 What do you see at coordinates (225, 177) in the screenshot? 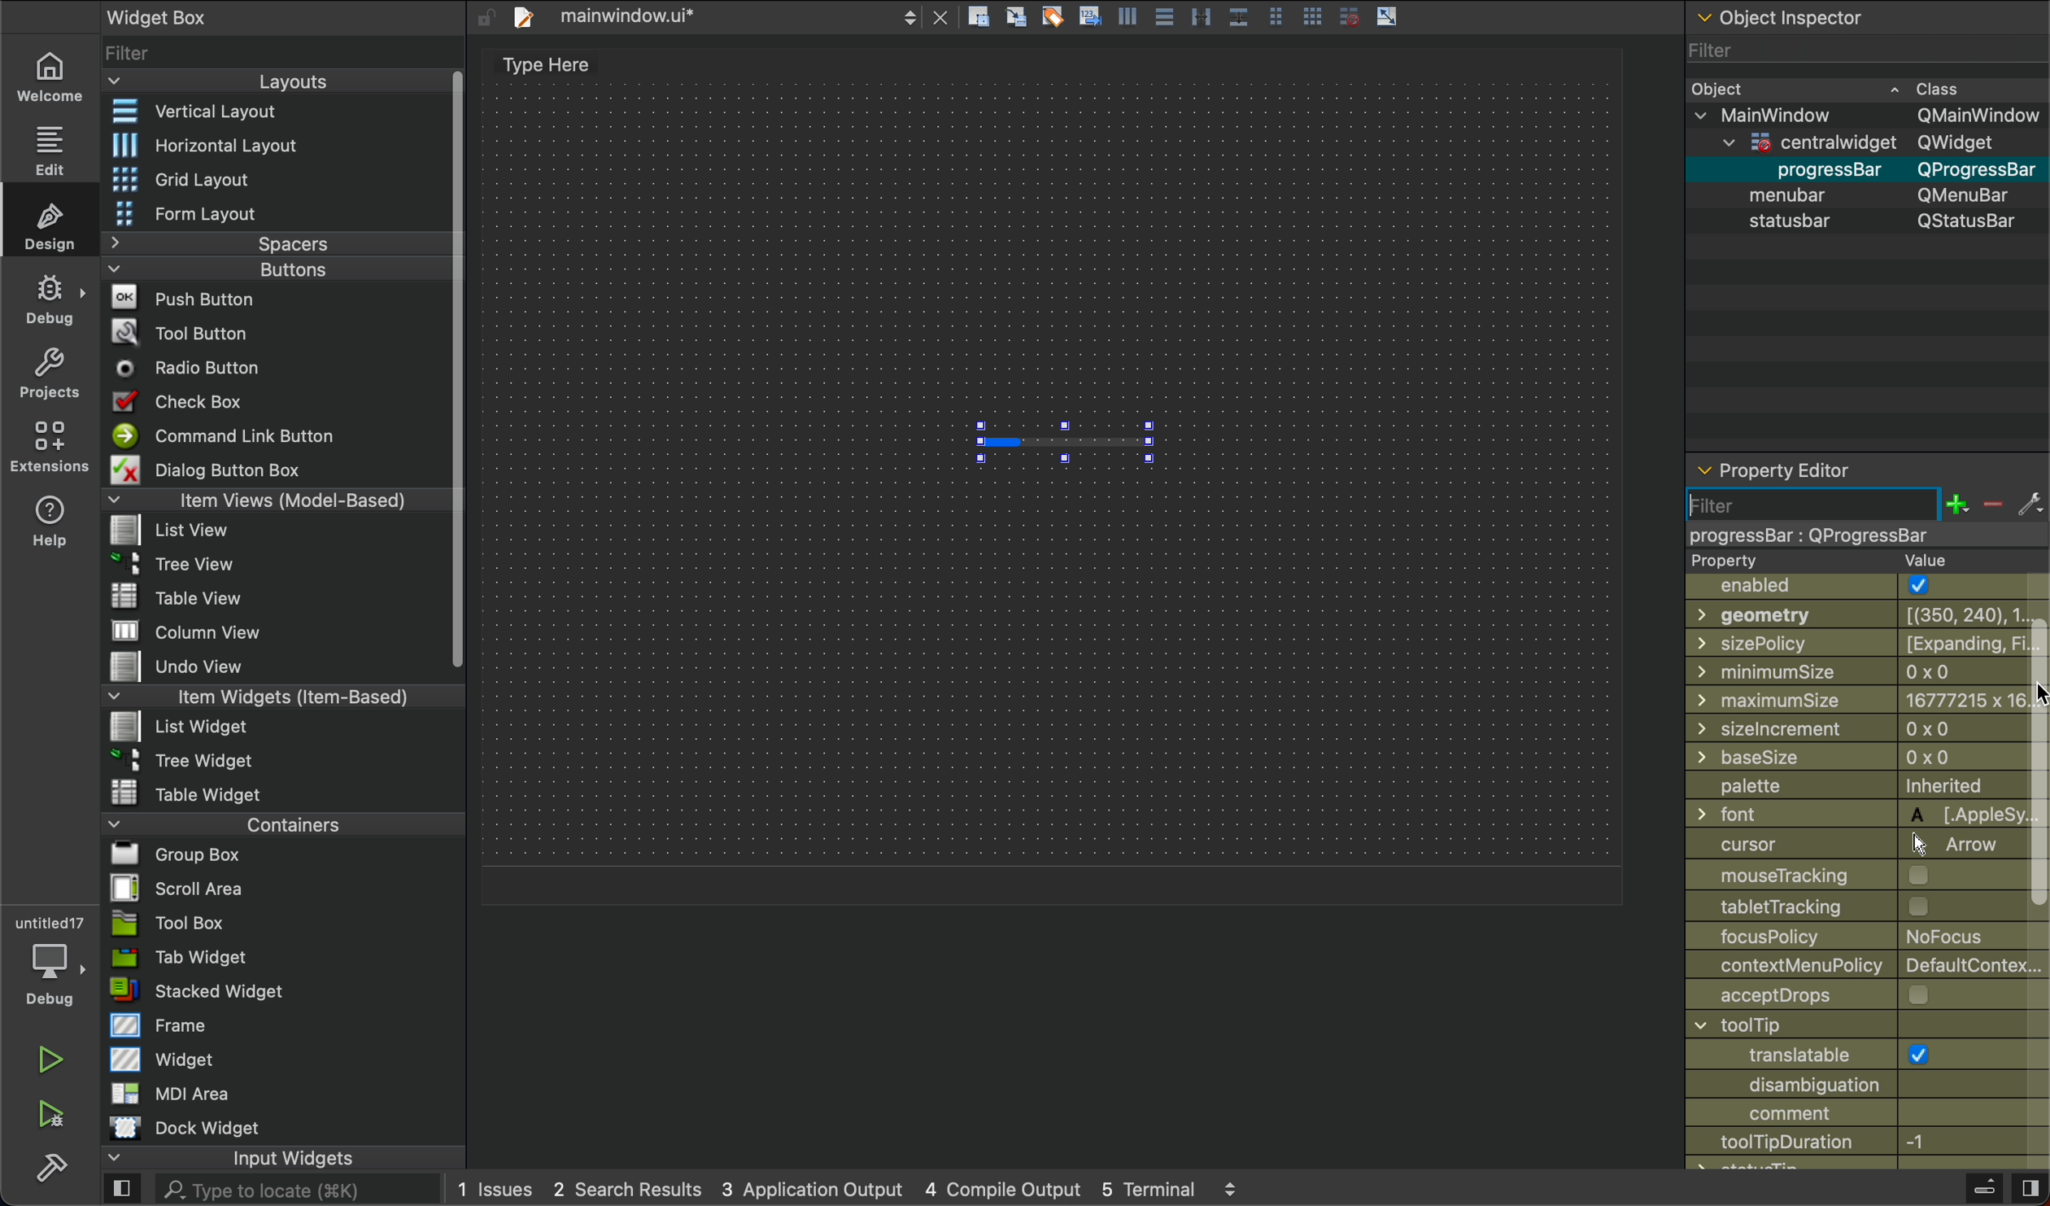
I see `Grid Layout` at bounding box center [225, 177].